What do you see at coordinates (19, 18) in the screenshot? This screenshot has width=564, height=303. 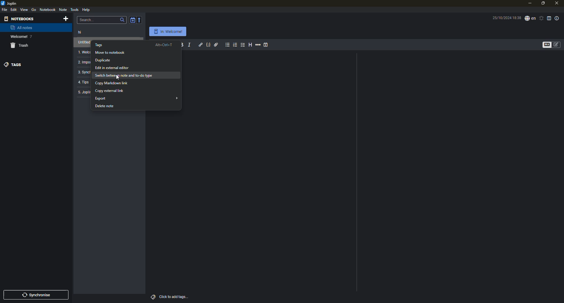 I see `notebooks` at bounding box center [19, 18].